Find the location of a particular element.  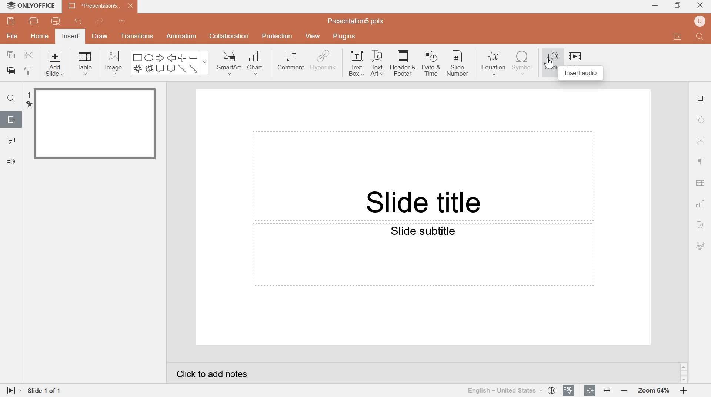

signature is located at coordinates (701, 246).